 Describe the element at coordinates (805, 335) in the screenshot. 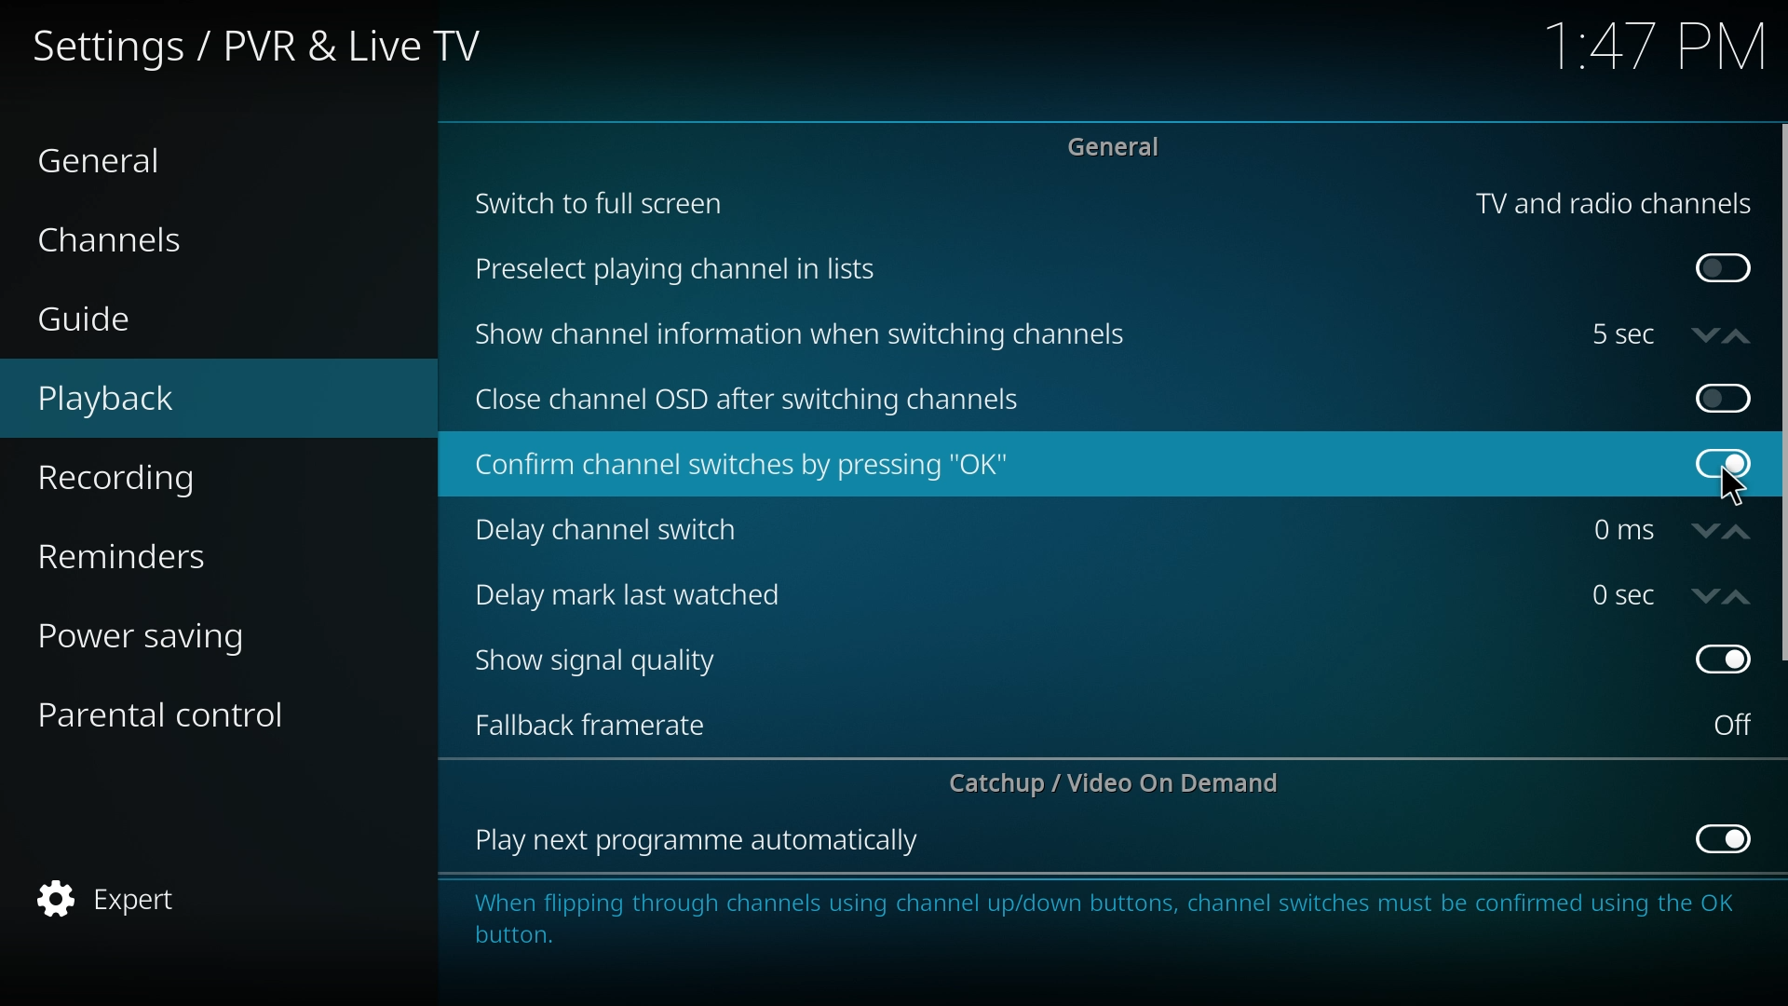

I see `show channel info when switching channels` at that location.